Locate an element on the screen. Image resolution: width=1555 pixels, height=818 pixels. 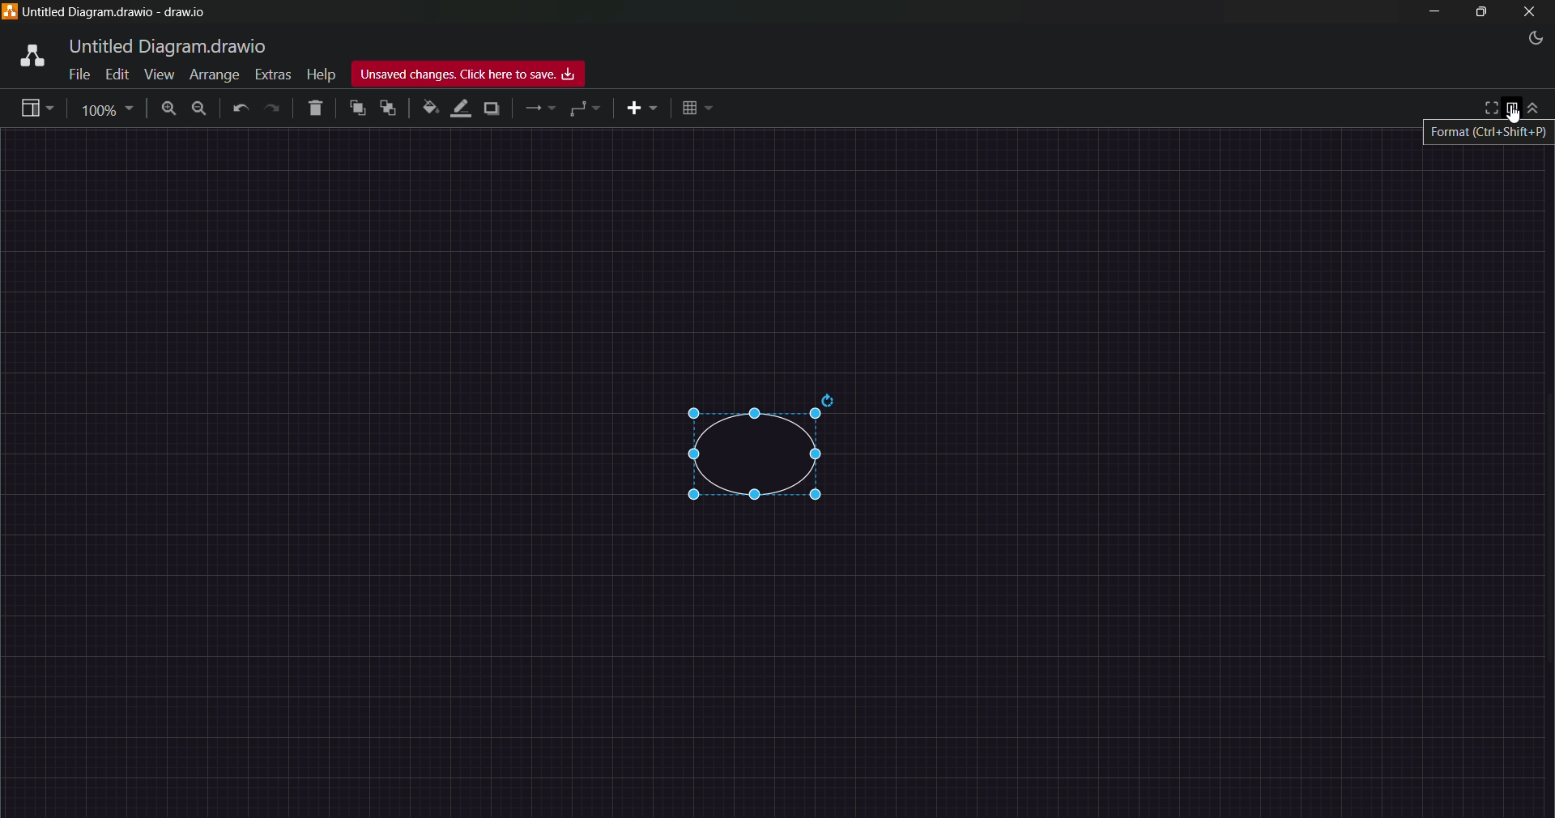
shadow is located at coordinates (495, 109).